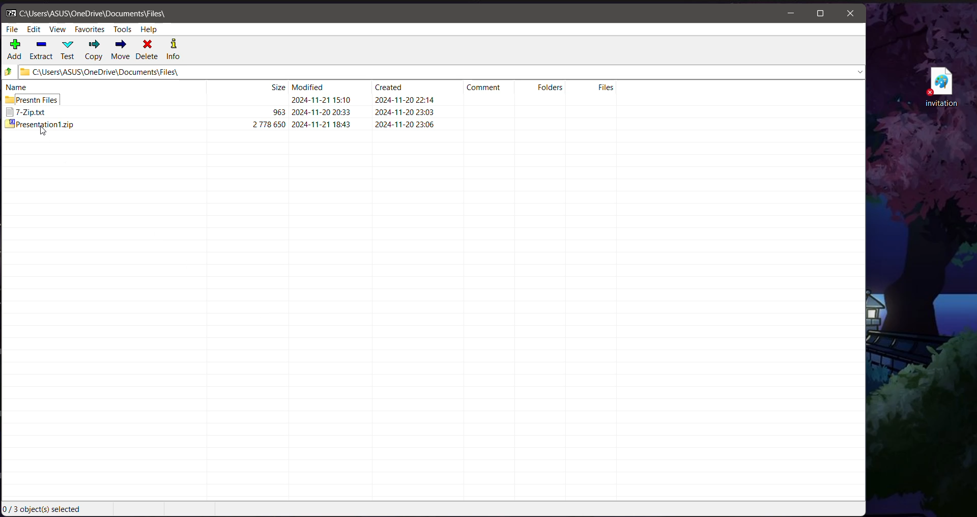 The height and width of the screenshot is (517, 977). I want to click on Folders, so click(552, 87).